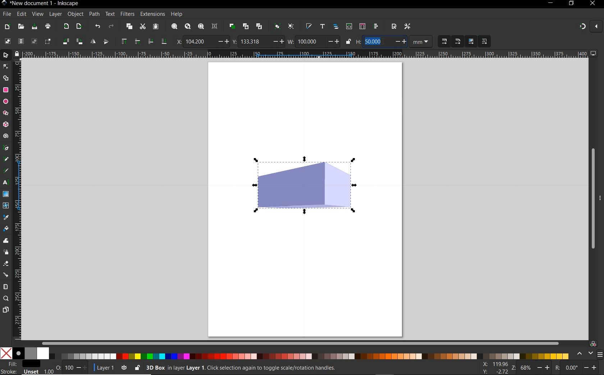 Image resolution: width=604 pixels, height=375 pixels. I want to click on lock/unlock, so click(348, 42).